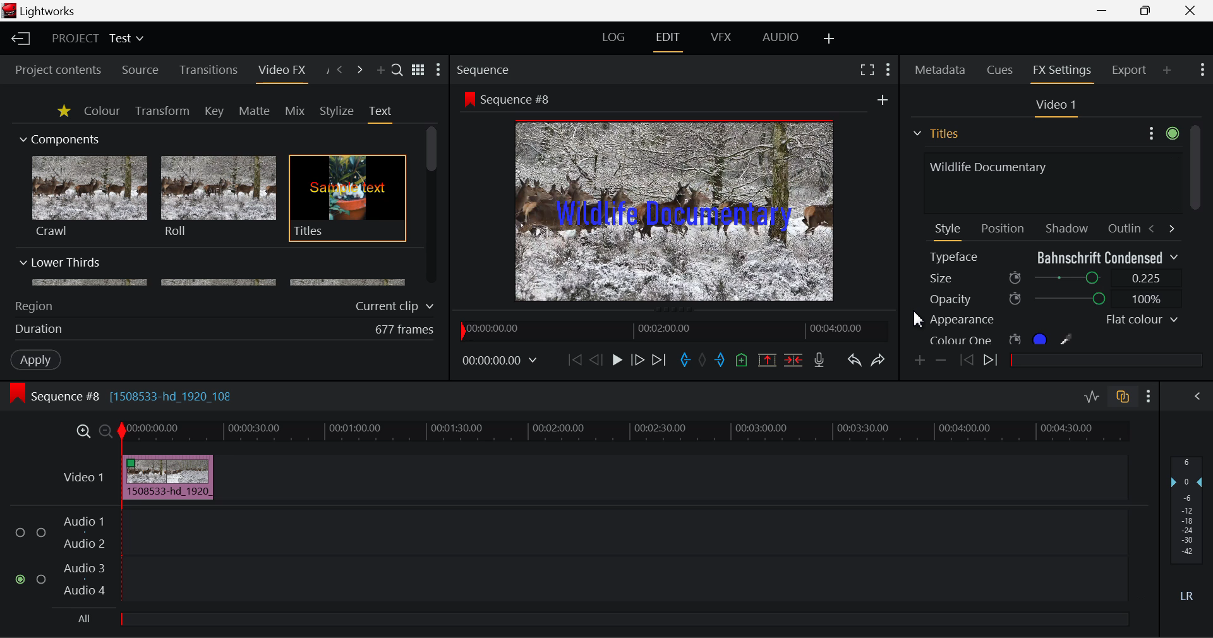 This screenshot has width=1213, height=638. What do you see at coordinates (40, 330) in the screenshot?
I see `Duration` at bounding box center [40, 330].